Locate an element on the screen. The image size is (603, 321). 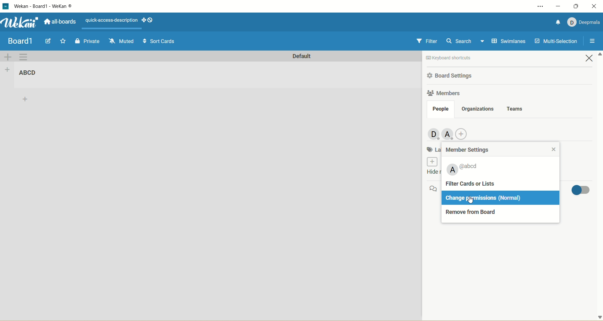
multi selection is located at coordinates (557, 41).